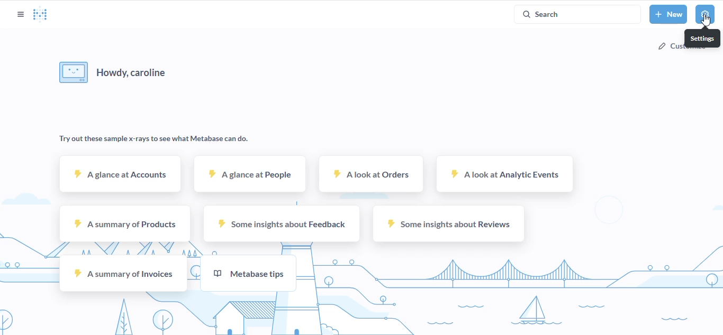 The image size is (723, 335). I want to click on logo, so click(40, 14).